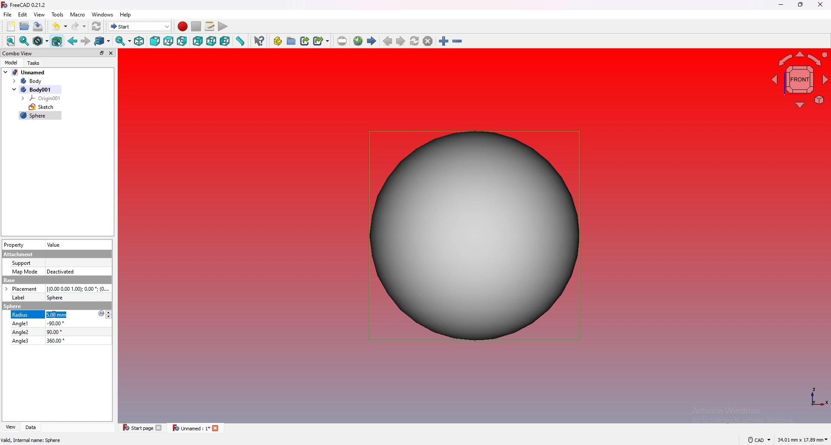  I want to click on create link, so click(305, 41).